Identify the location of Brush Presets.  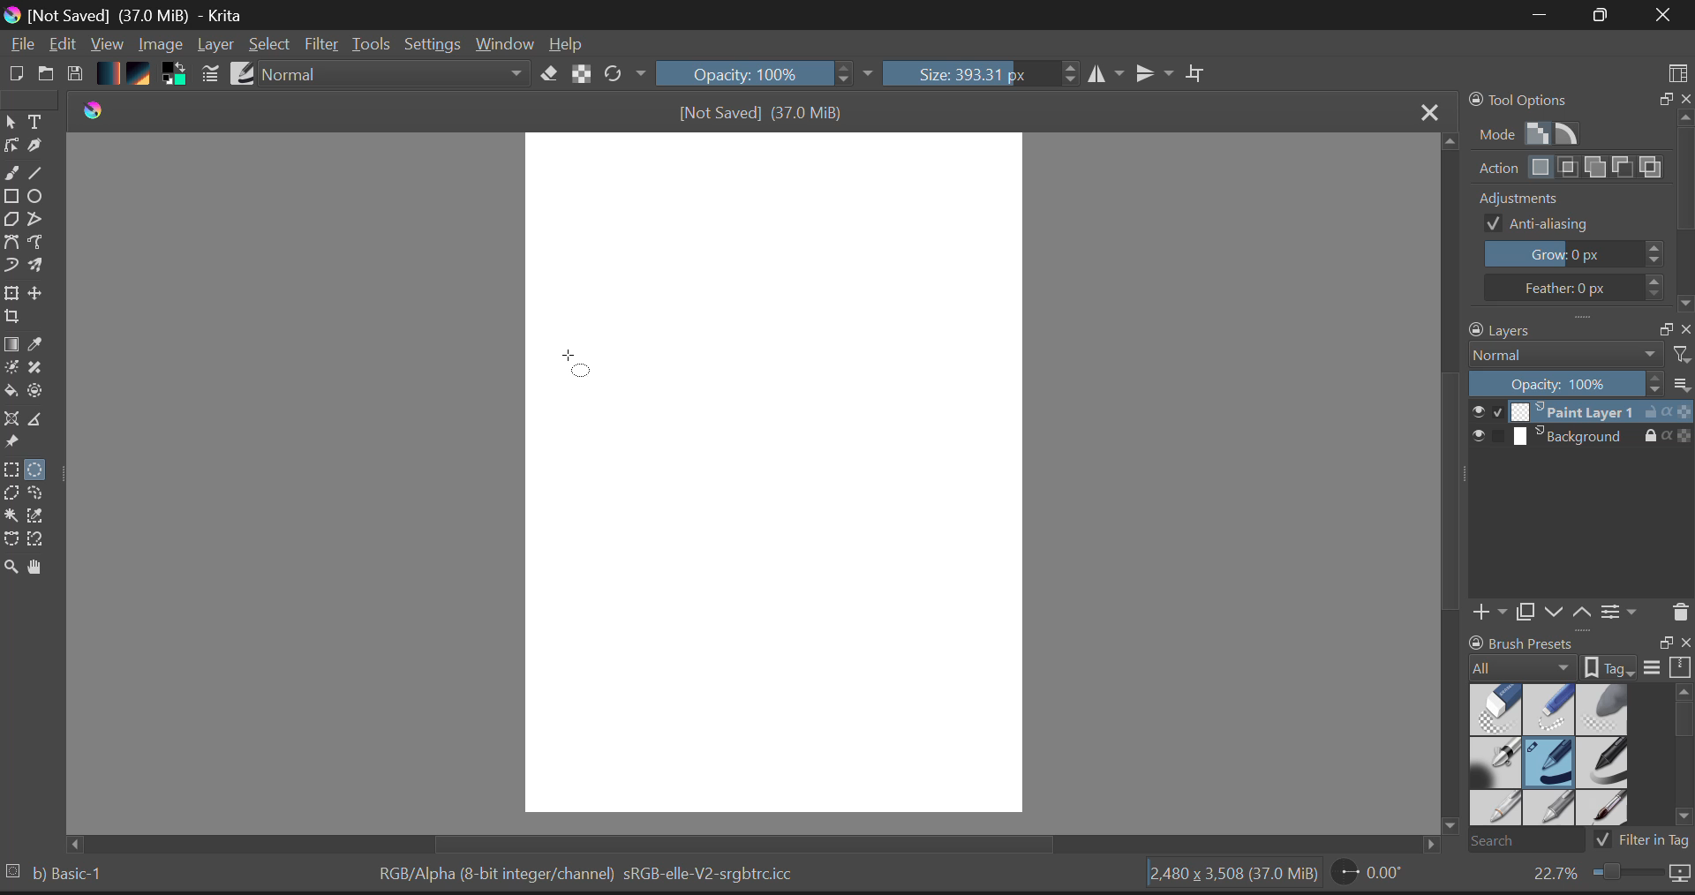
(245, 73).